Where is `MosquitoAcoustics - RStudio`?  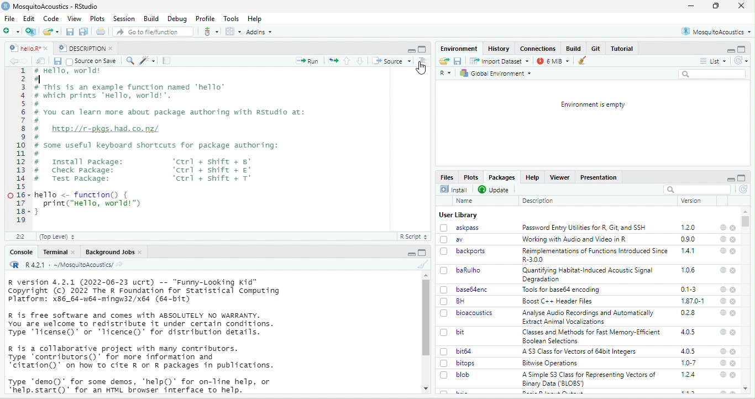 MosquitoAcoustics - RStudio is located at coordinates (56, 7).